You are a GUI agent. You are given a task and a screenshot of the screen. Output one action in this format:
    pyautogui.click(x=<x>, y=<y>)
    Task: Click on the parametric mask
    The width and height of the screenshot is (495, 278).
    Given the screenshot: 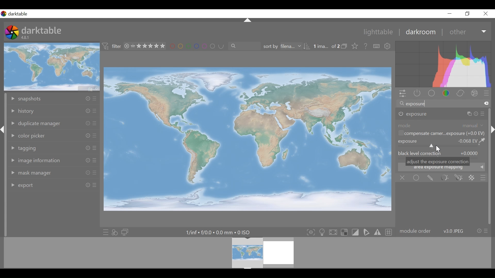 What is the action you would take?
    pyautogui.click(x=445, y=178)
    